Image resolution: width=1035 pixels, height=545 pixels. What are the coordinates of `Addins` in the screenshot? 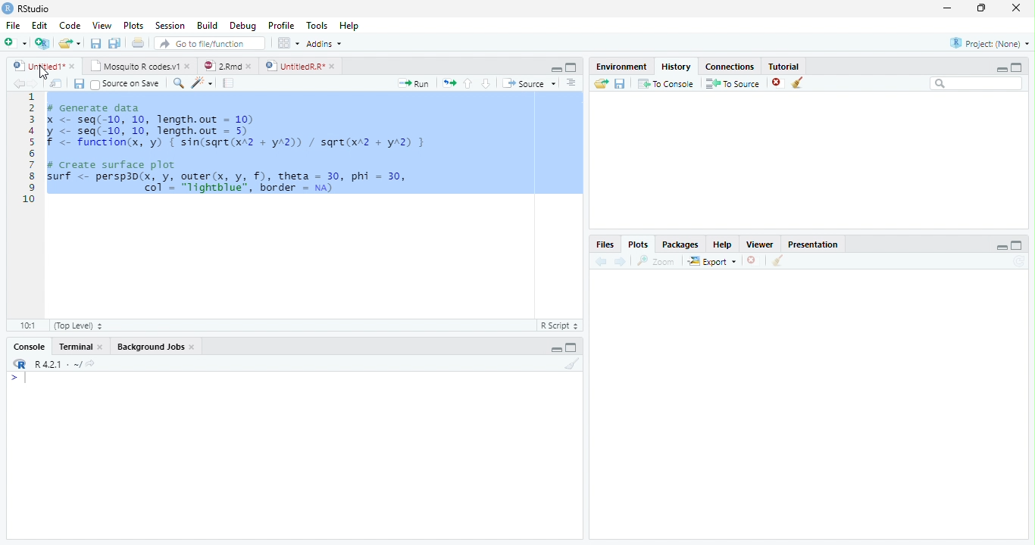 It's located at (324, 44).